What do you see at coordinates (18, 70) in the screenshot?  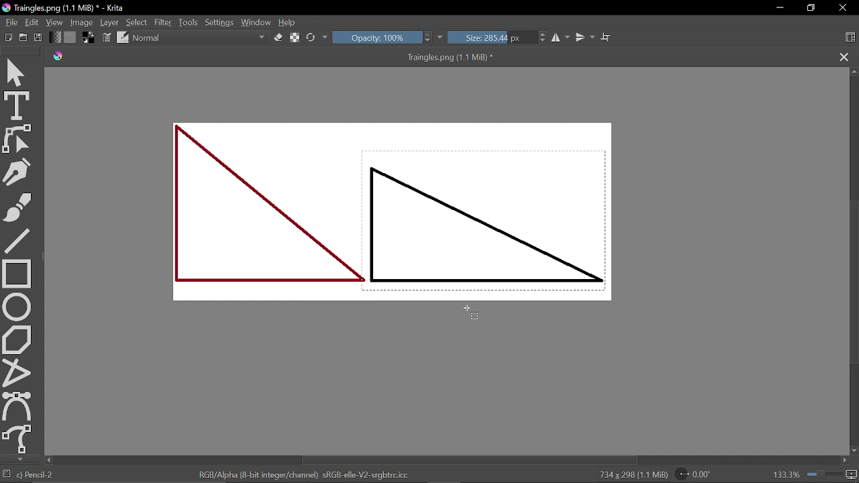 I see `Move` at bounding box center [18, 70].